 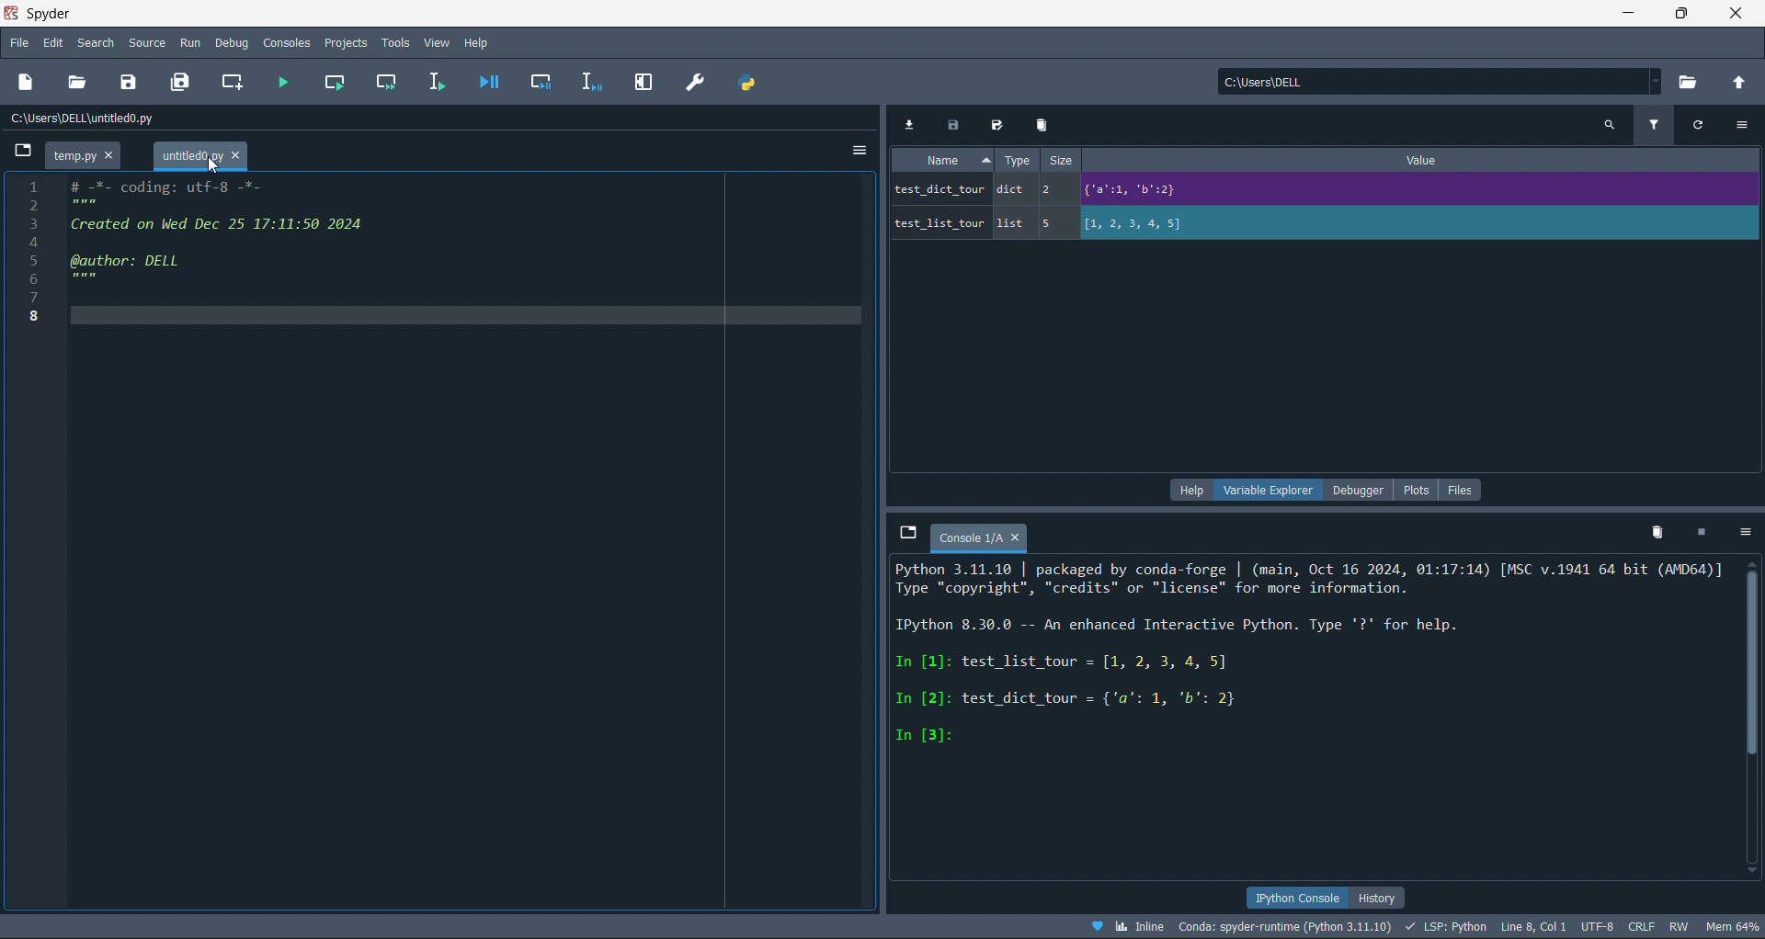 I want to click on interrupt kernel, so click(x=1707, y=533).